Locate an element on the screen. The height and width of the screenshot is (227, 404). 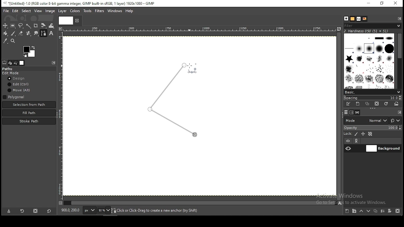
layers is located at coordinates (346, 112).